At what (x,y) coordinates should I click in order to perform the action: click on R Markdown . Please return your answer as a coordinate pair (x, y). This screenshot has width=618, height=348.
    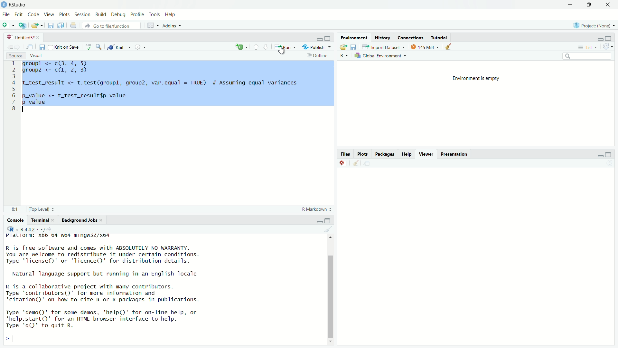
    Looking at the image, I should click on (316, 209).